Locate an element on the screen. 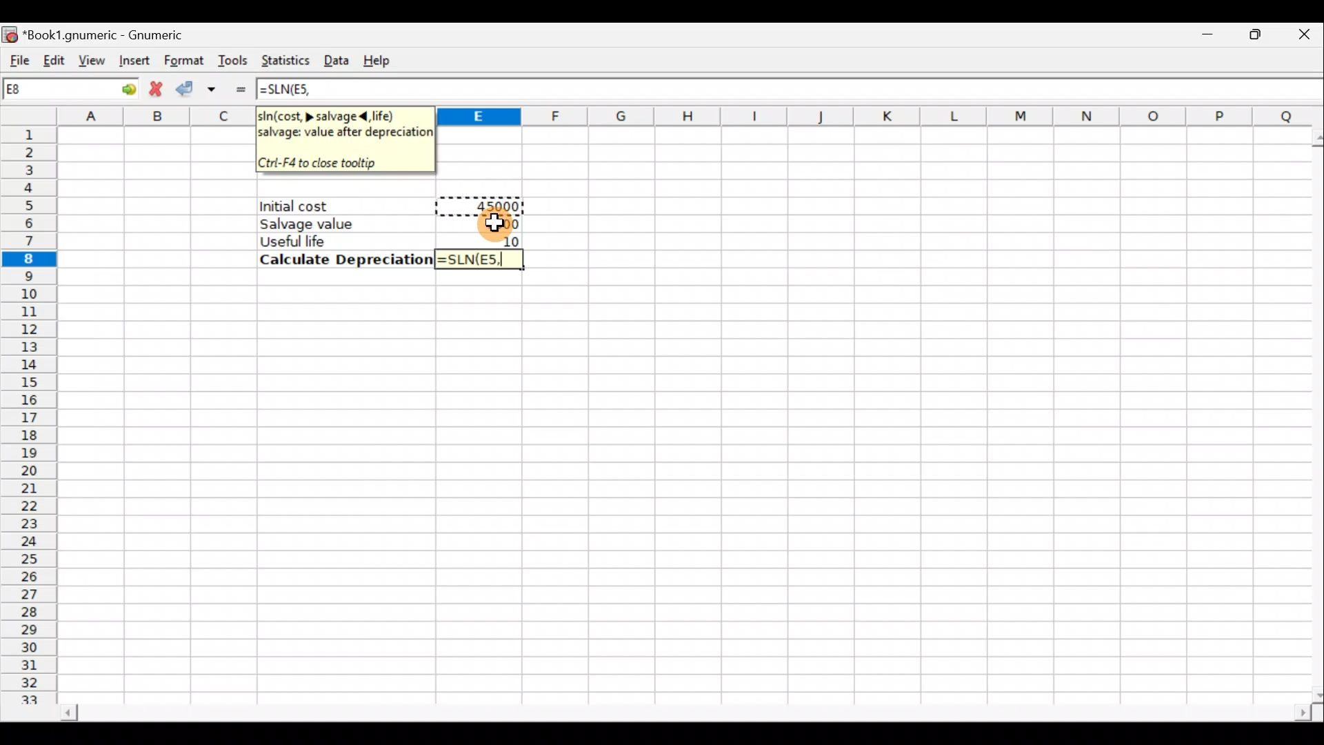  Data is located at coordinates (338, 58).